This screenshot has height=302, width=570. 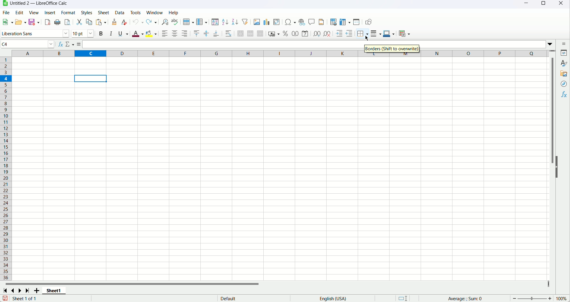 I want to click on Autofilter, so click(x=245, y=22).